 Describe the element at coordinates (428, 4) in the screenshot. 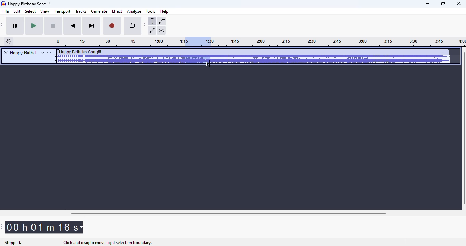

I see `minimize` at that location.